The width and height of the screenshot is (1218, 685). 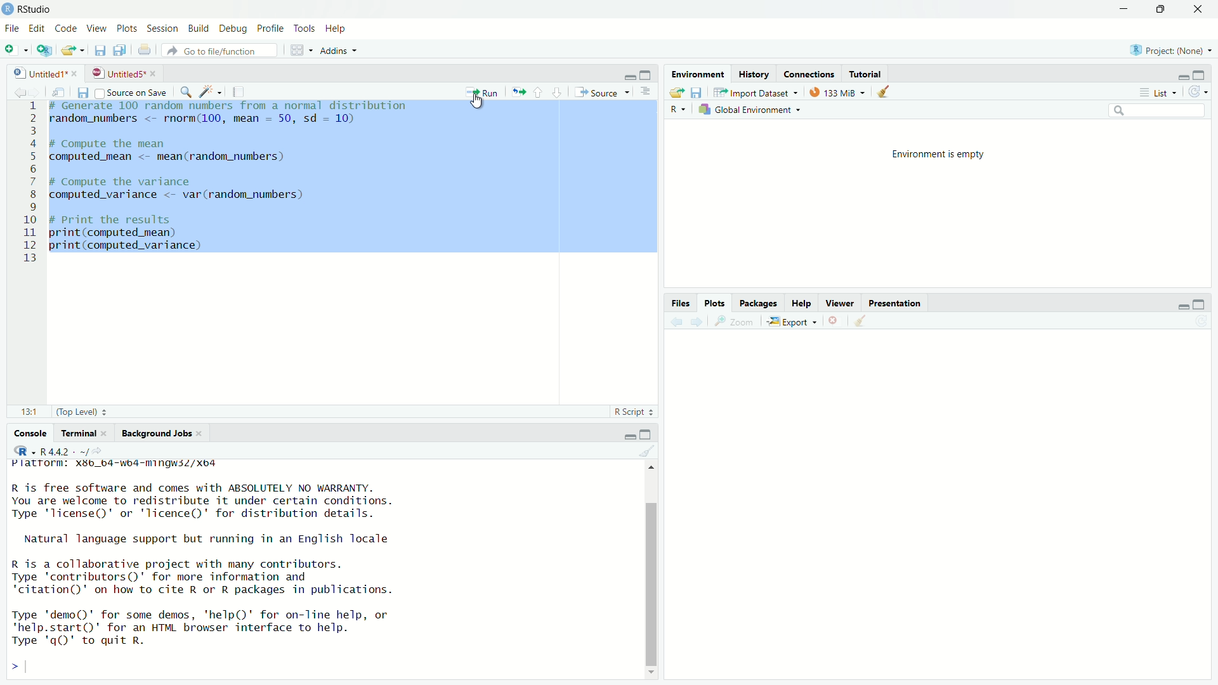 What do you see at coordinates (164, 29) in the screenshot?
I see `session` at bounding box center [164, 29].